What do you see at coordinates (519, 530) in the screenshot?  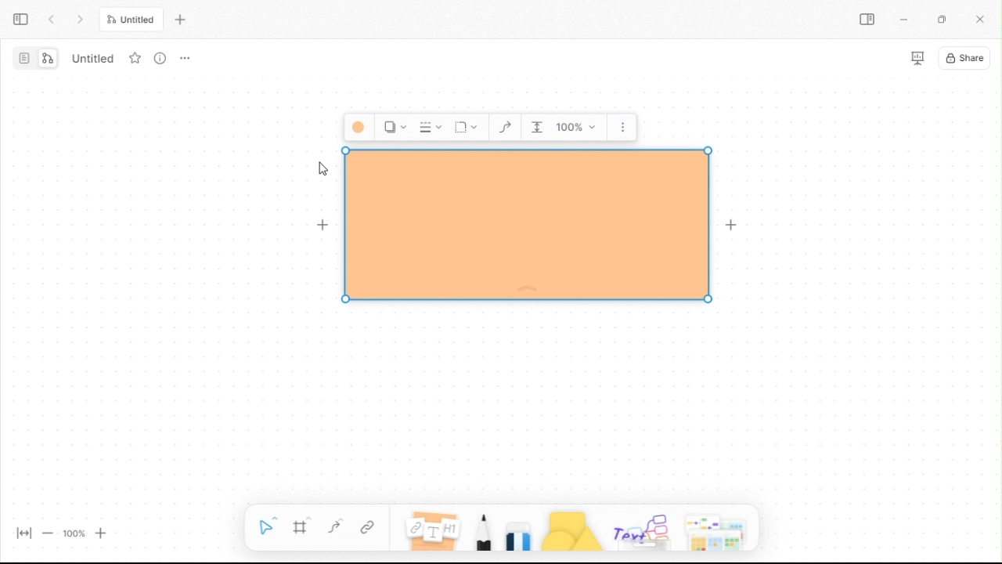 I see `eraser` at bounding box center [519, 530].